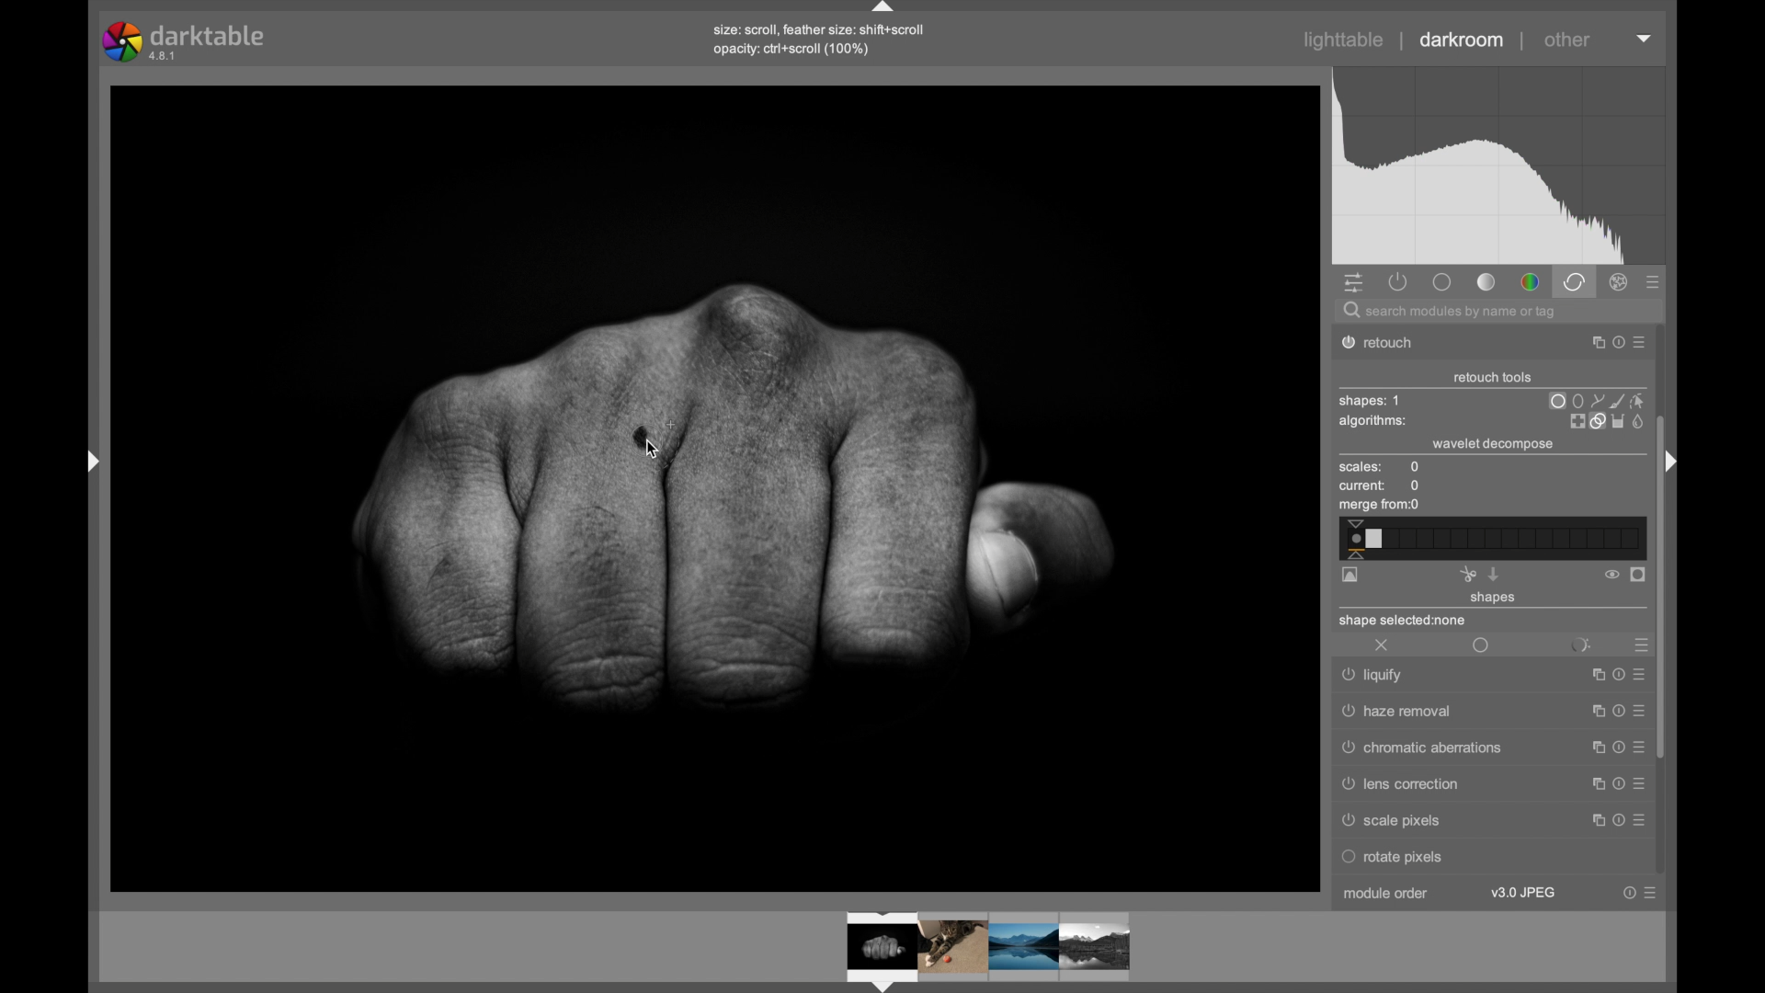  I want to click on current 0, so click(1381, 486).